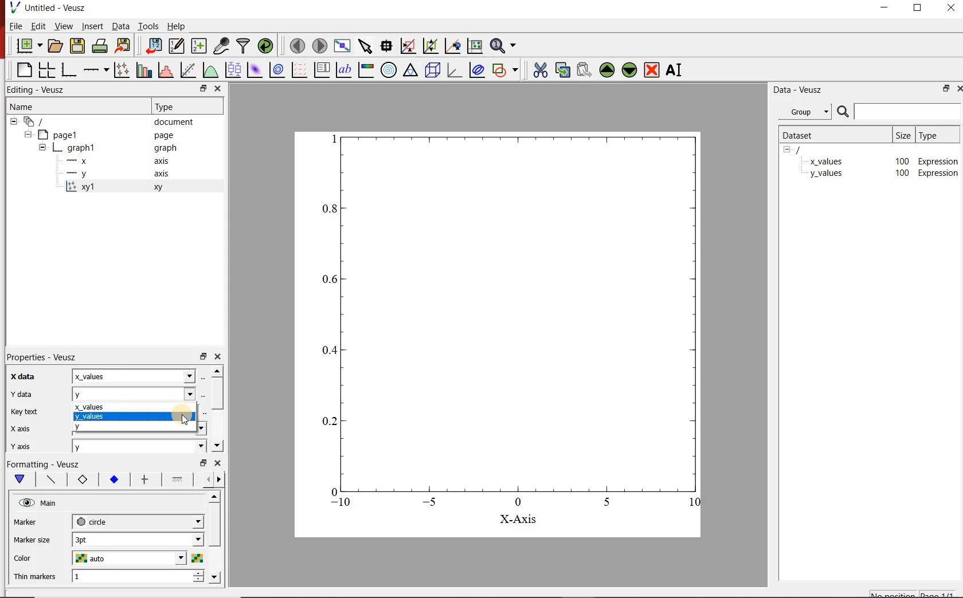 This screenshot has width=963, height=598. I want to click on move down, so click(215, 577).